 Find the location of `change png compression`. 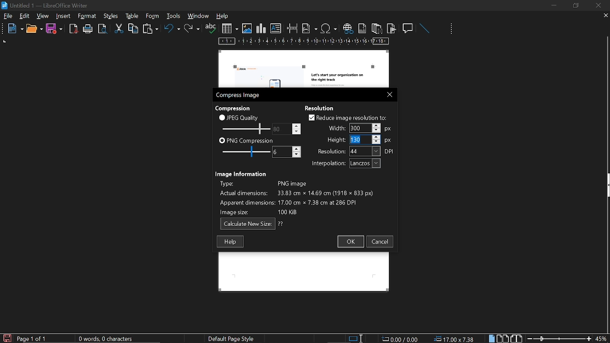

change png compression is located at coordinates (286, 152).